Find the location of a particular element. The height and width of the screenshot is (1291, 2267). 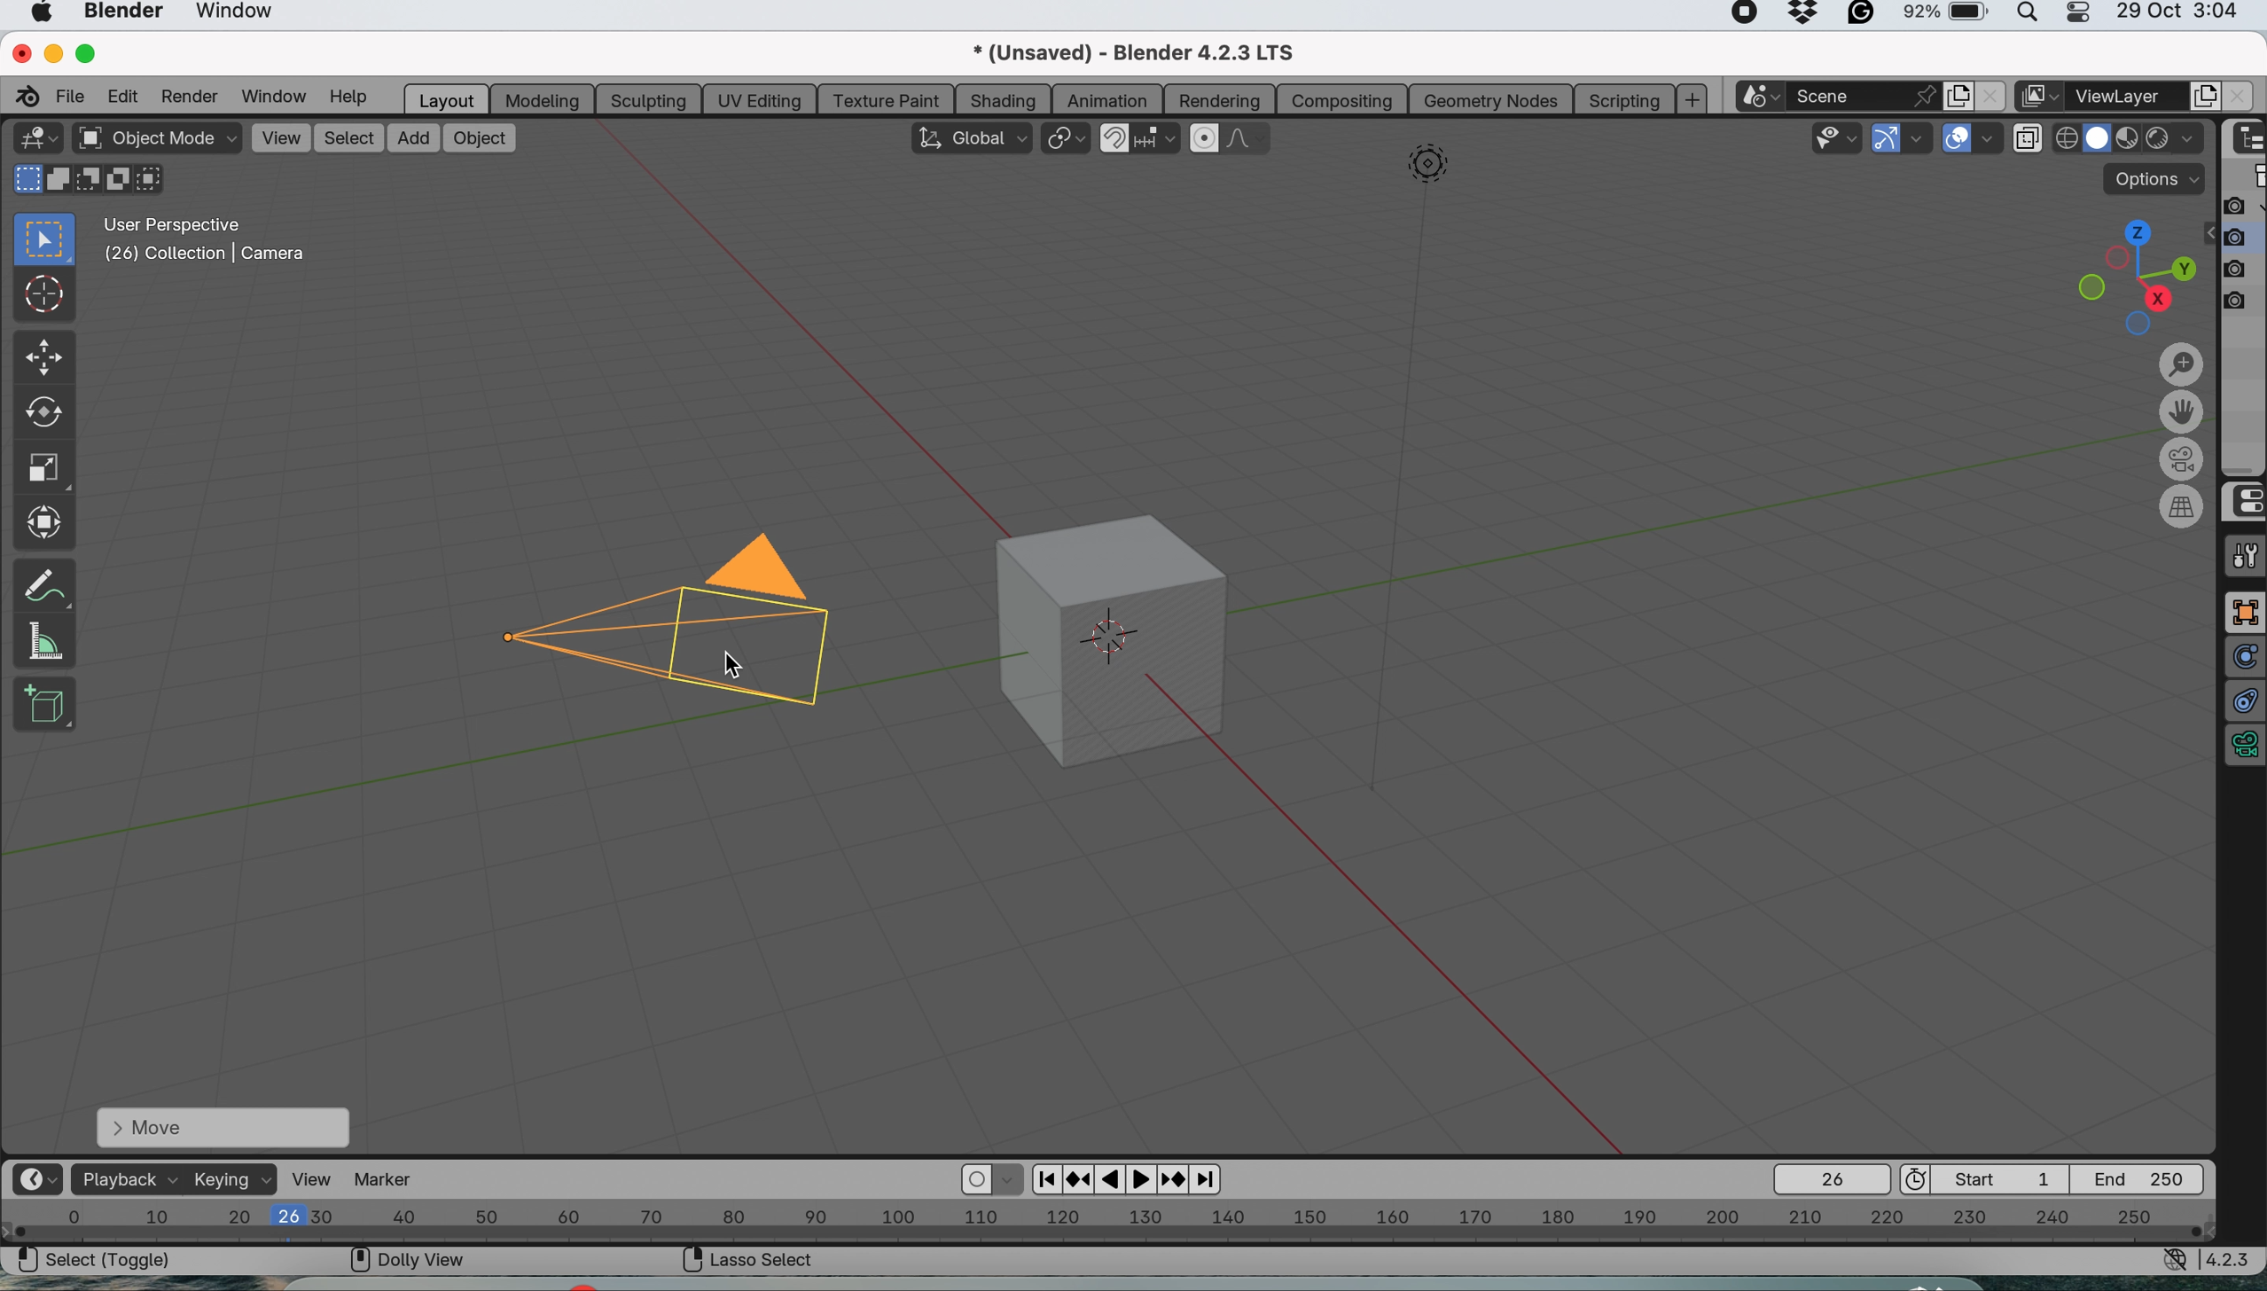

select box is located at coordinates (41, 239).